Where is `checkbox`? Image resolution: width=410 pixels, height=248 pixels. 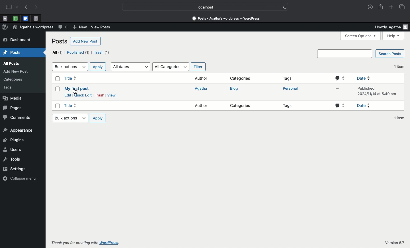 checkbox is located at coordinates (57, 90).